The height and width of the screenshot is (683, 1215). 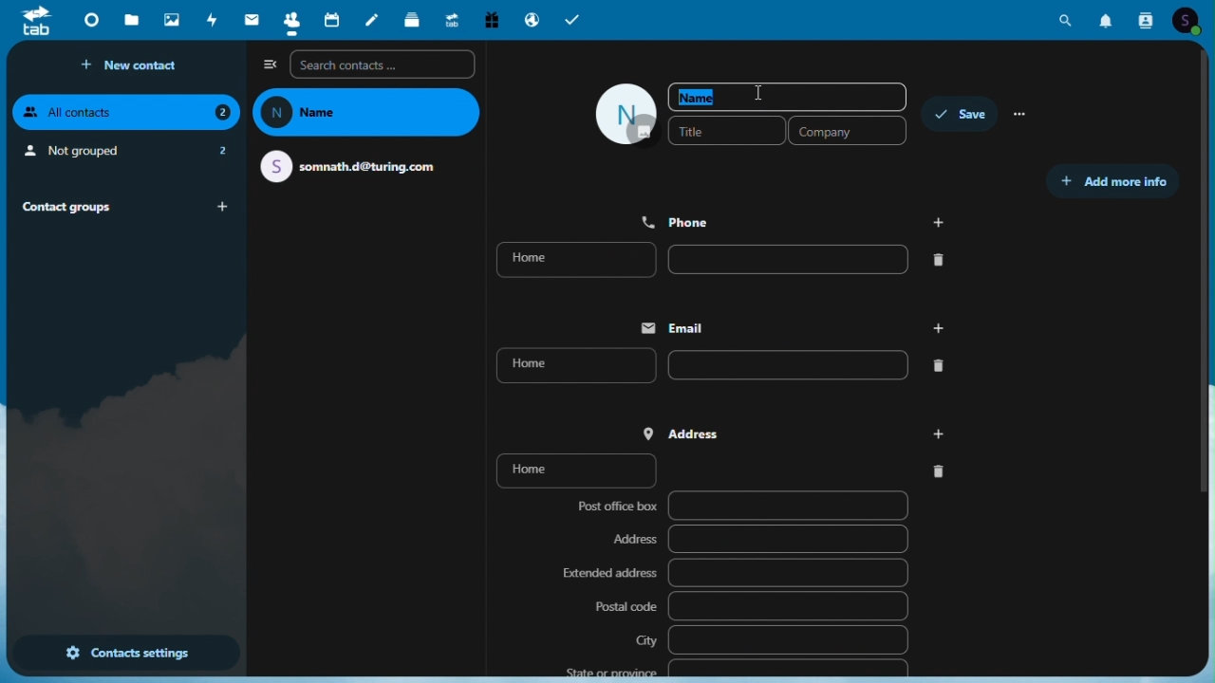 What do you see at coordinates (288, 21) in the screenshot?
I see `Contacts` at bounding box center [288, 21].